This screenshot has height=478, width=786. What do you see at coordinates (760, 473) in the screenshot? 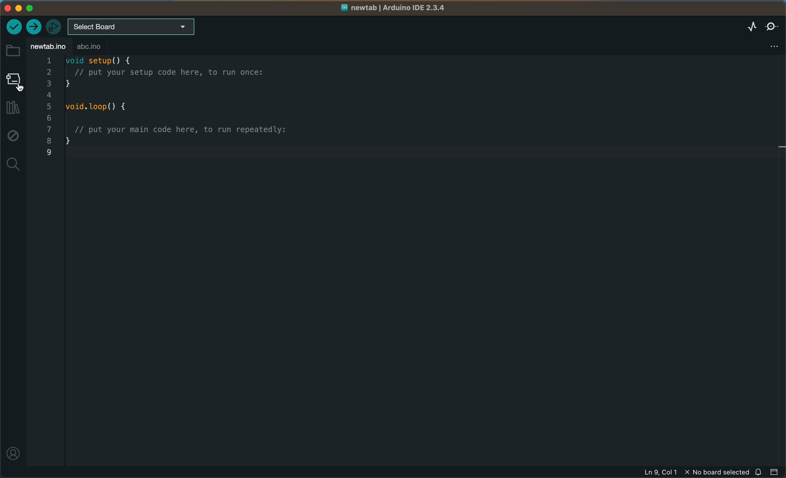
I see `notification` at bounding box center [760, 473].